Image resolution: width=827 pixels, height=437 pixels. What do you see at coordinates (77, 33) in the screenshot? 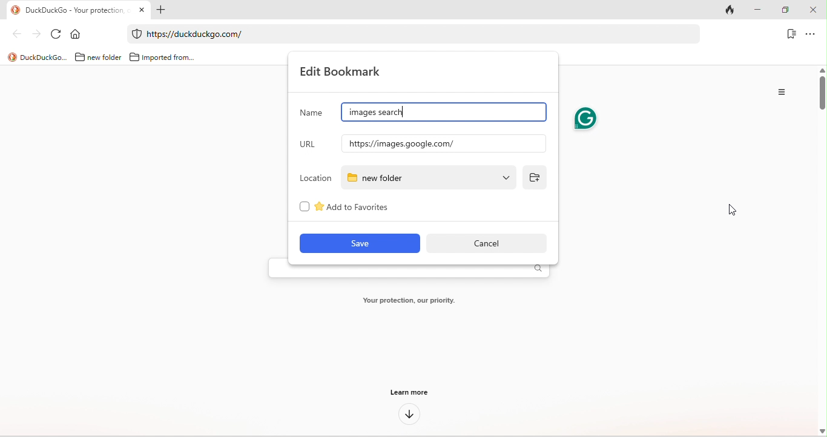
I see `home` at bounding box center [77, 33].